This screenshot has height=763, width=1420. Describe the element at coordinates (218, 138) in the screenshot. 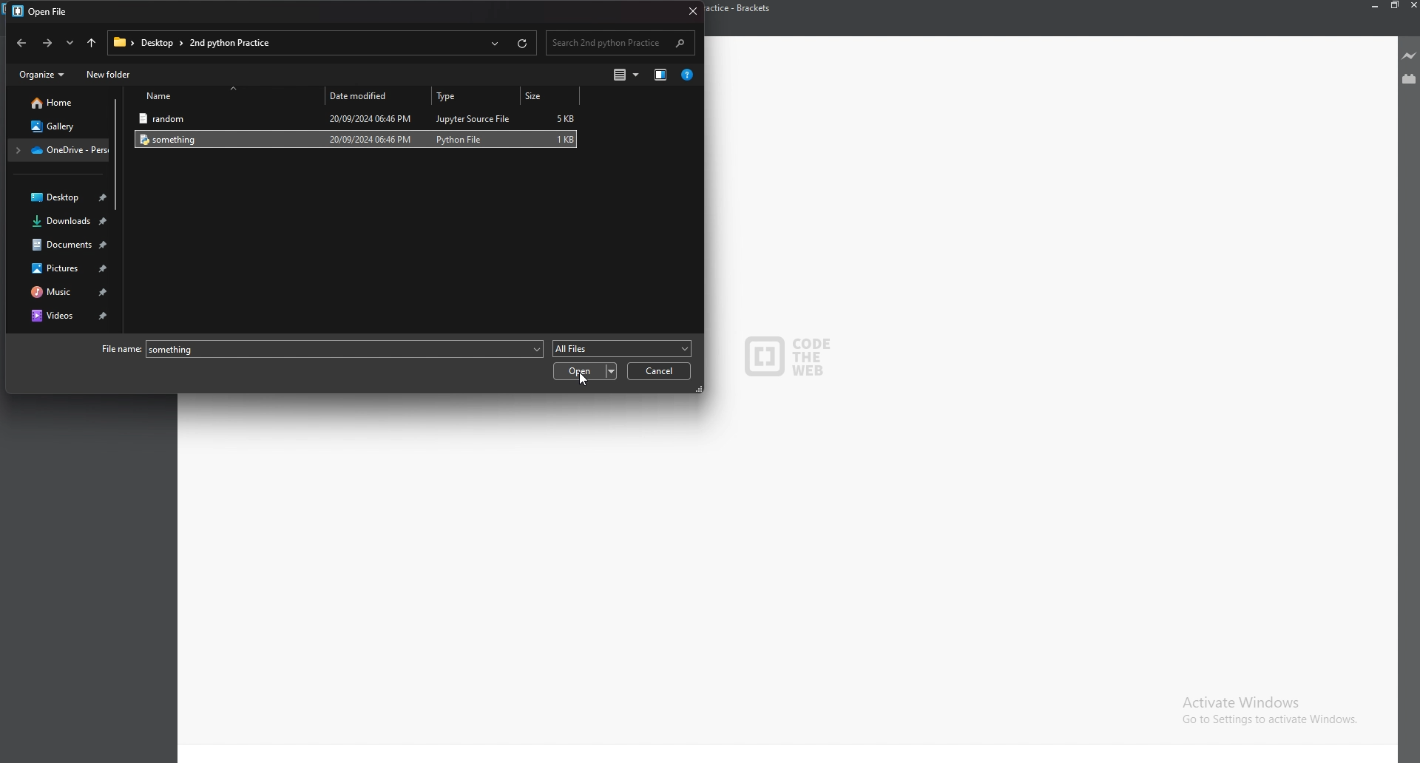

I see `something` at that location.